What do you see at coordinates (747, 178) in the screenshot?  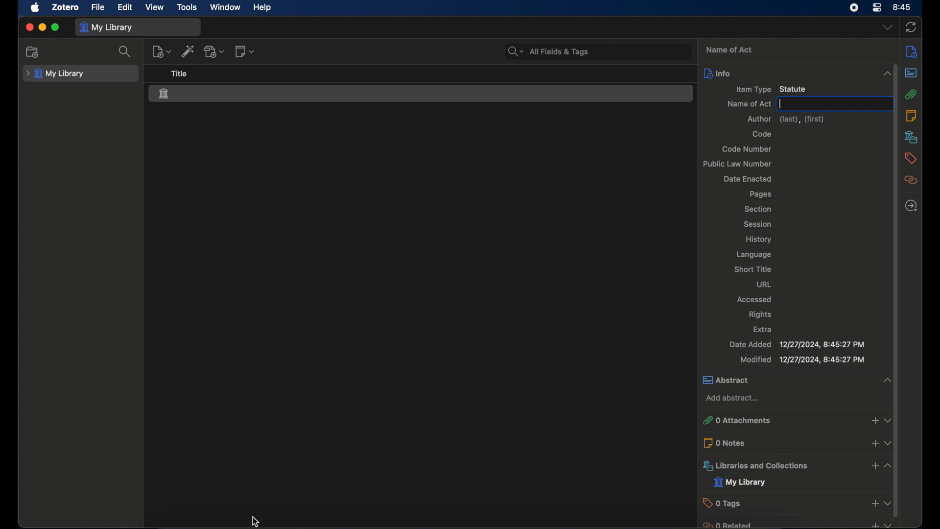 I see `date enacted` at bounding box center [747, 178].